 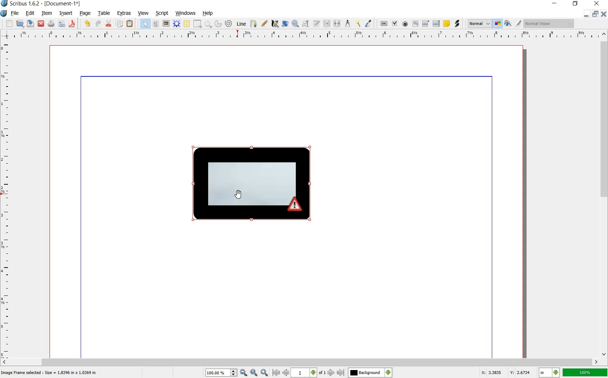 I want to click on page, so click(x=85, y=14).